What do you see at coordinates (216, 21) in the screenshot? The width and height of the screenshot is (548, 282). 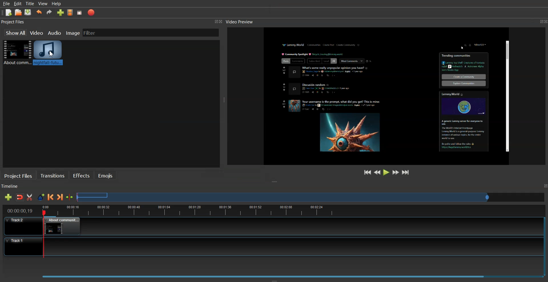 I see `Maximize` at bounding box center [216, 21].